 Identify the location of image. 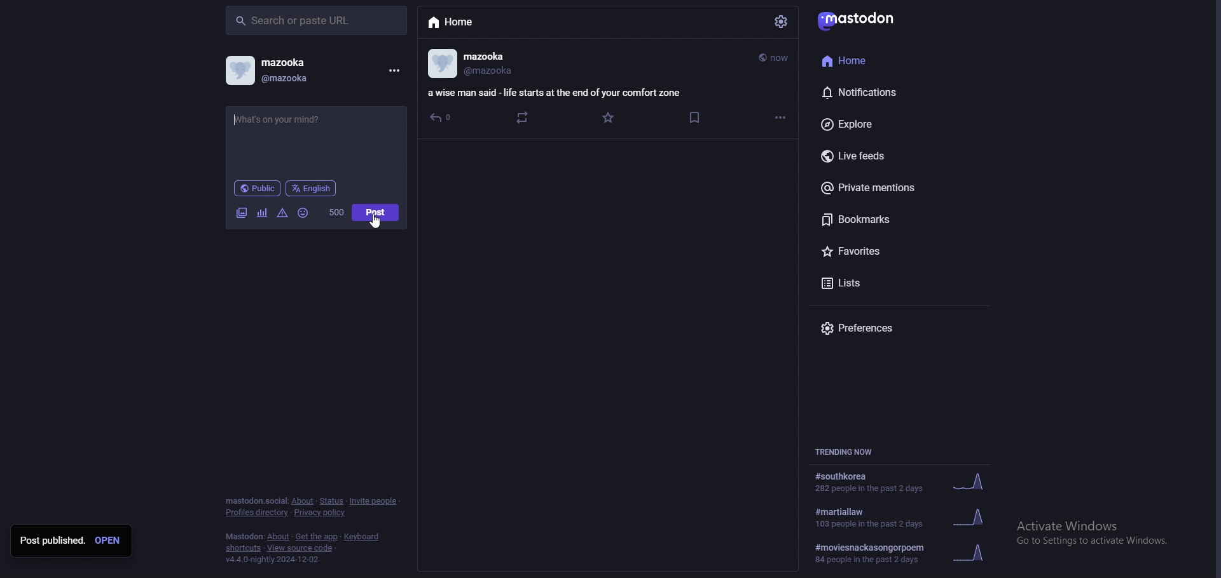
(240, 213).